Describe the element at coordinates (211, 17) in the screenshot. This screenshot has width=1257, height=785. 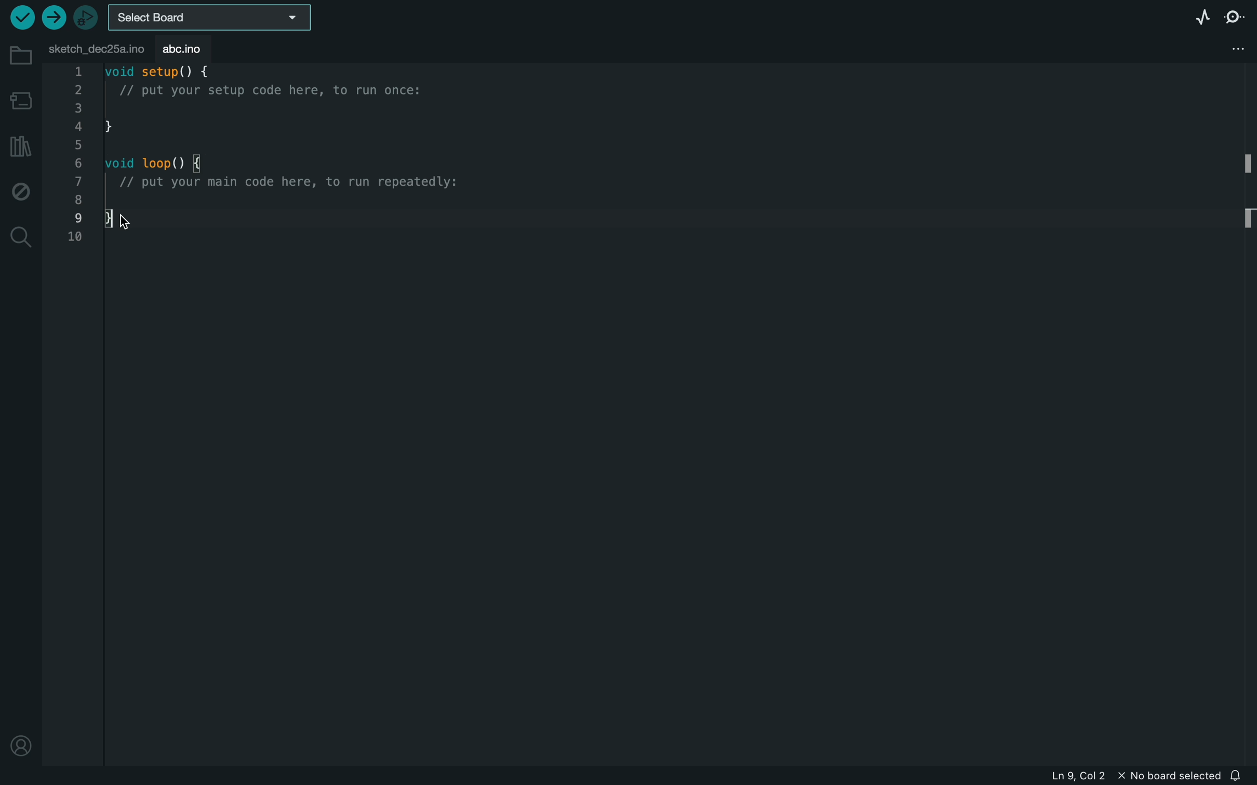
I see `board selecter` at that location.